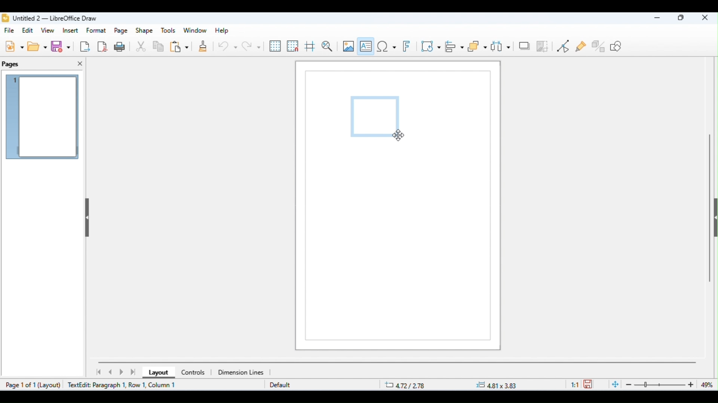  Describe the element at coordinates (14, 46) in the screenshot. I see `new` at that location.